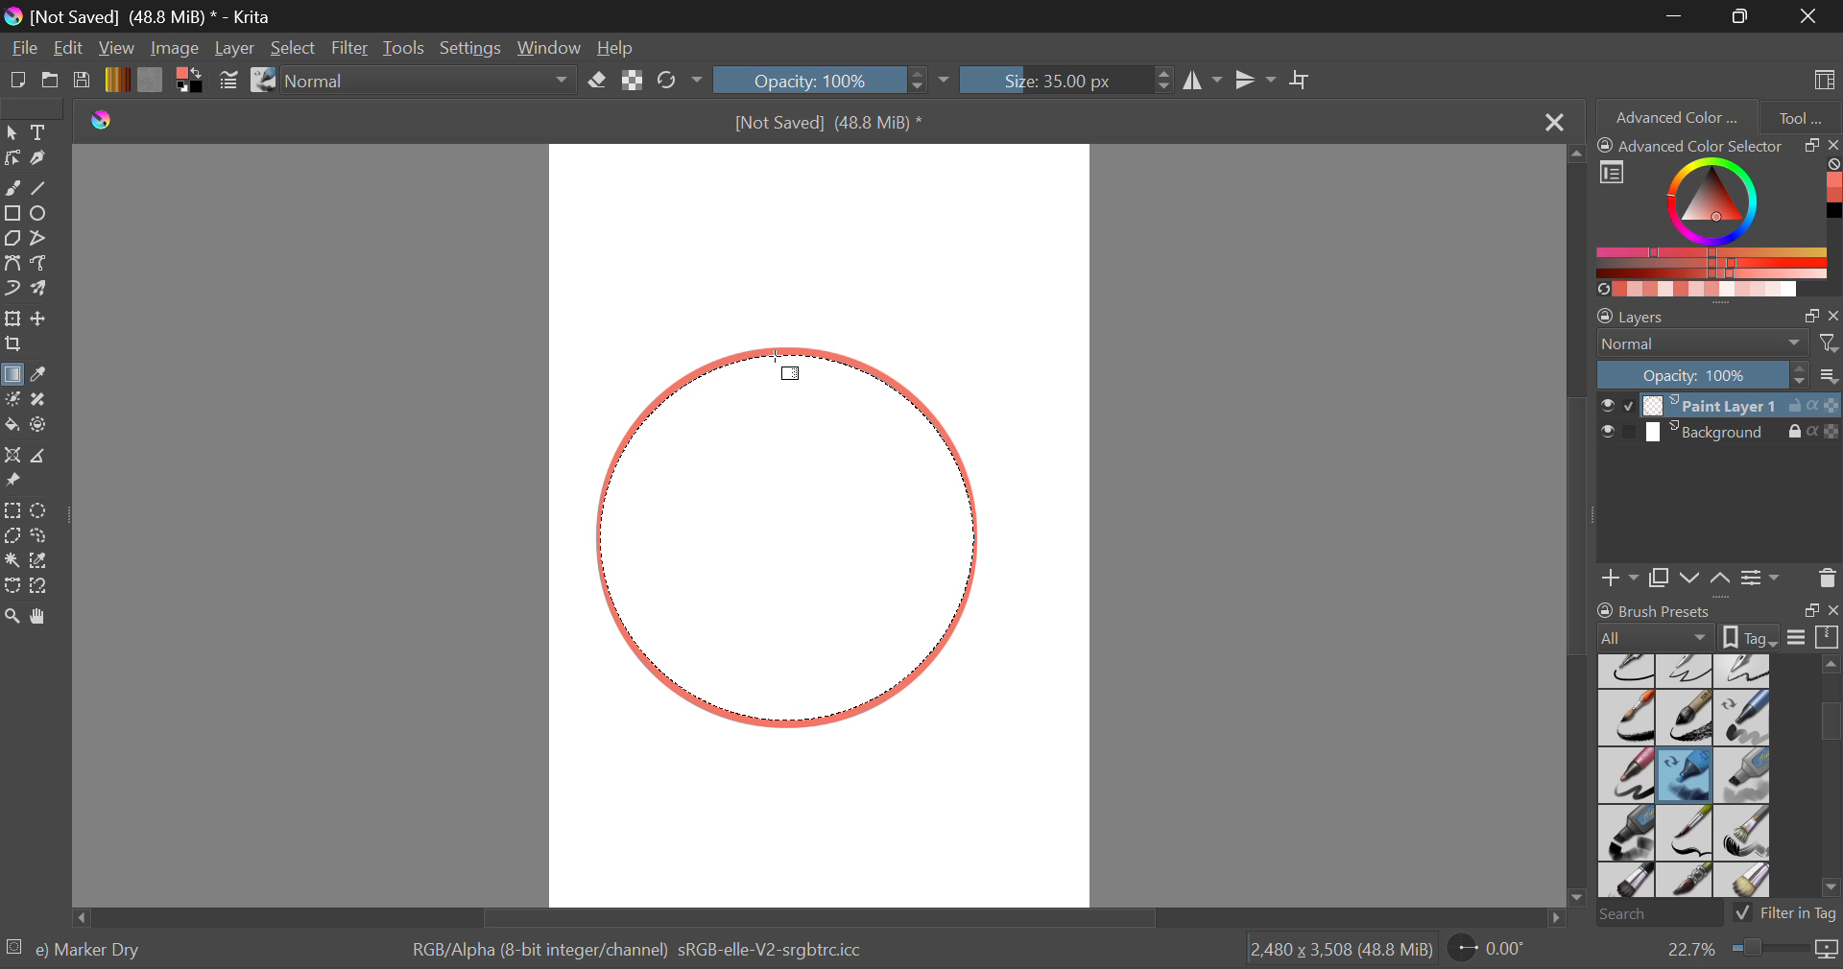  I want to click on Line, so click(42, 190).